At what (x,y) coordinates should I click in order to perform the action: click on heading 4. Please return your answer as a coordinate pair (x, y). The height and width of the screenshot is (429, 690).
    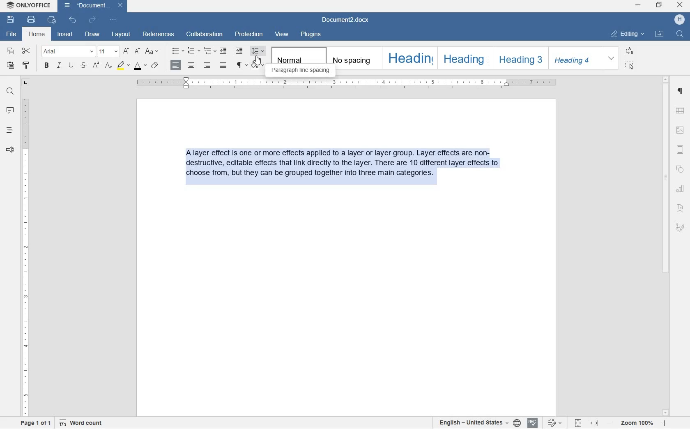
    Looking at the image, I should click on (576, 58).